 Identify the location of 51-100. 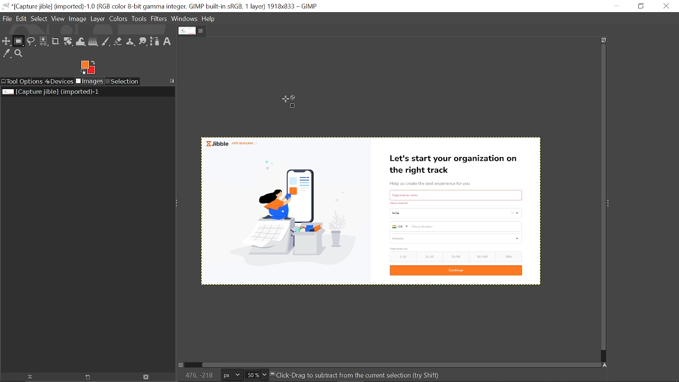
(481, 256).